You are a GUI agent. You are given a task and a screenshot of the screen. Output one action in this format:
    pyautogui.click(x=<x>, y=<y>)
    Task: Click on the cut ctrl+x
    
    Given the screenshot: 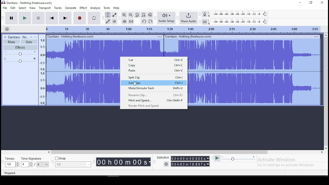 What is the action you would take?
    pyautogui.click(x=156, y=60)
    